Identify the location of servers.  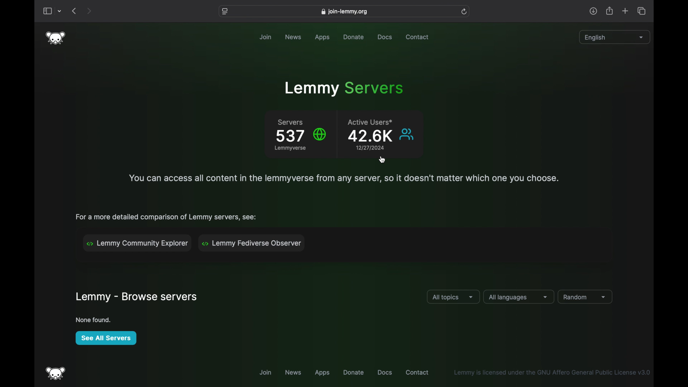
(290, 123).